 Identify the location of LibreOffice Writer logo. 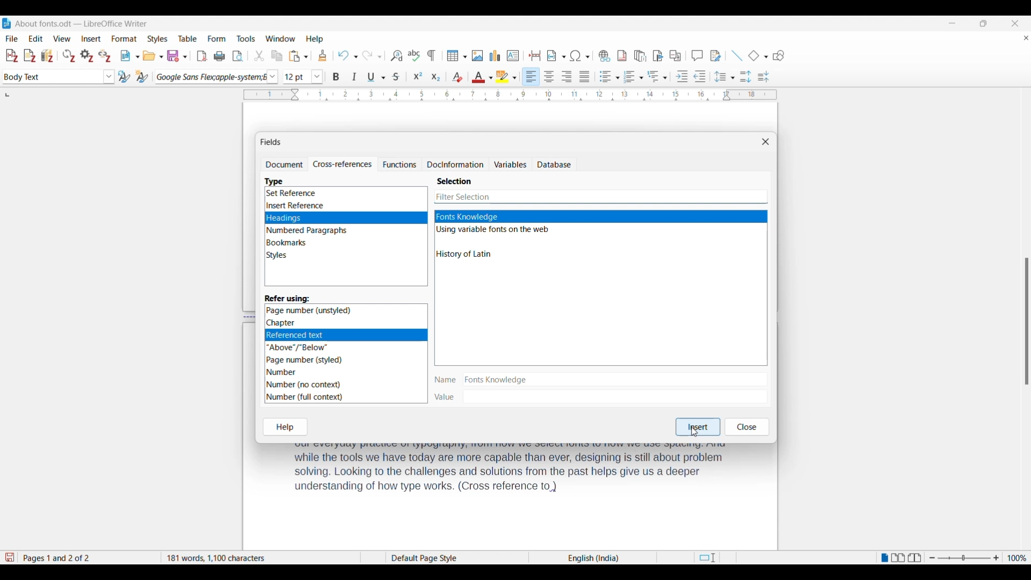
(6, 23).